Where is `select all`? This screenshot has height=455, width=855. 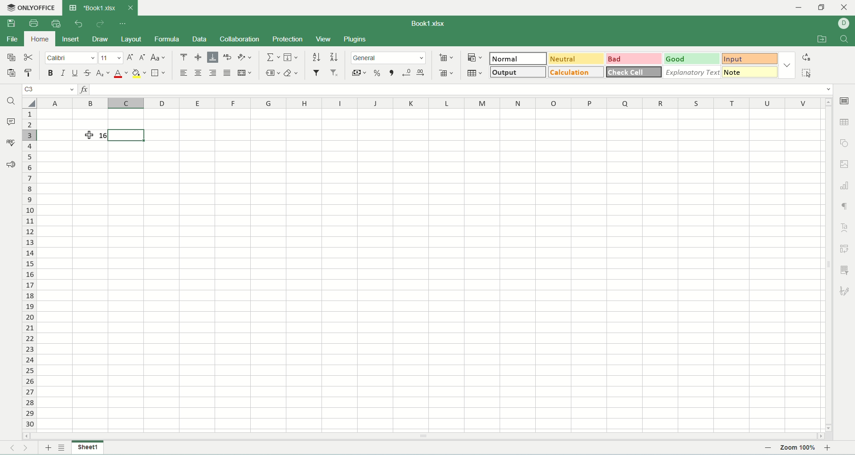 select all is located at coordinates (809, 73).